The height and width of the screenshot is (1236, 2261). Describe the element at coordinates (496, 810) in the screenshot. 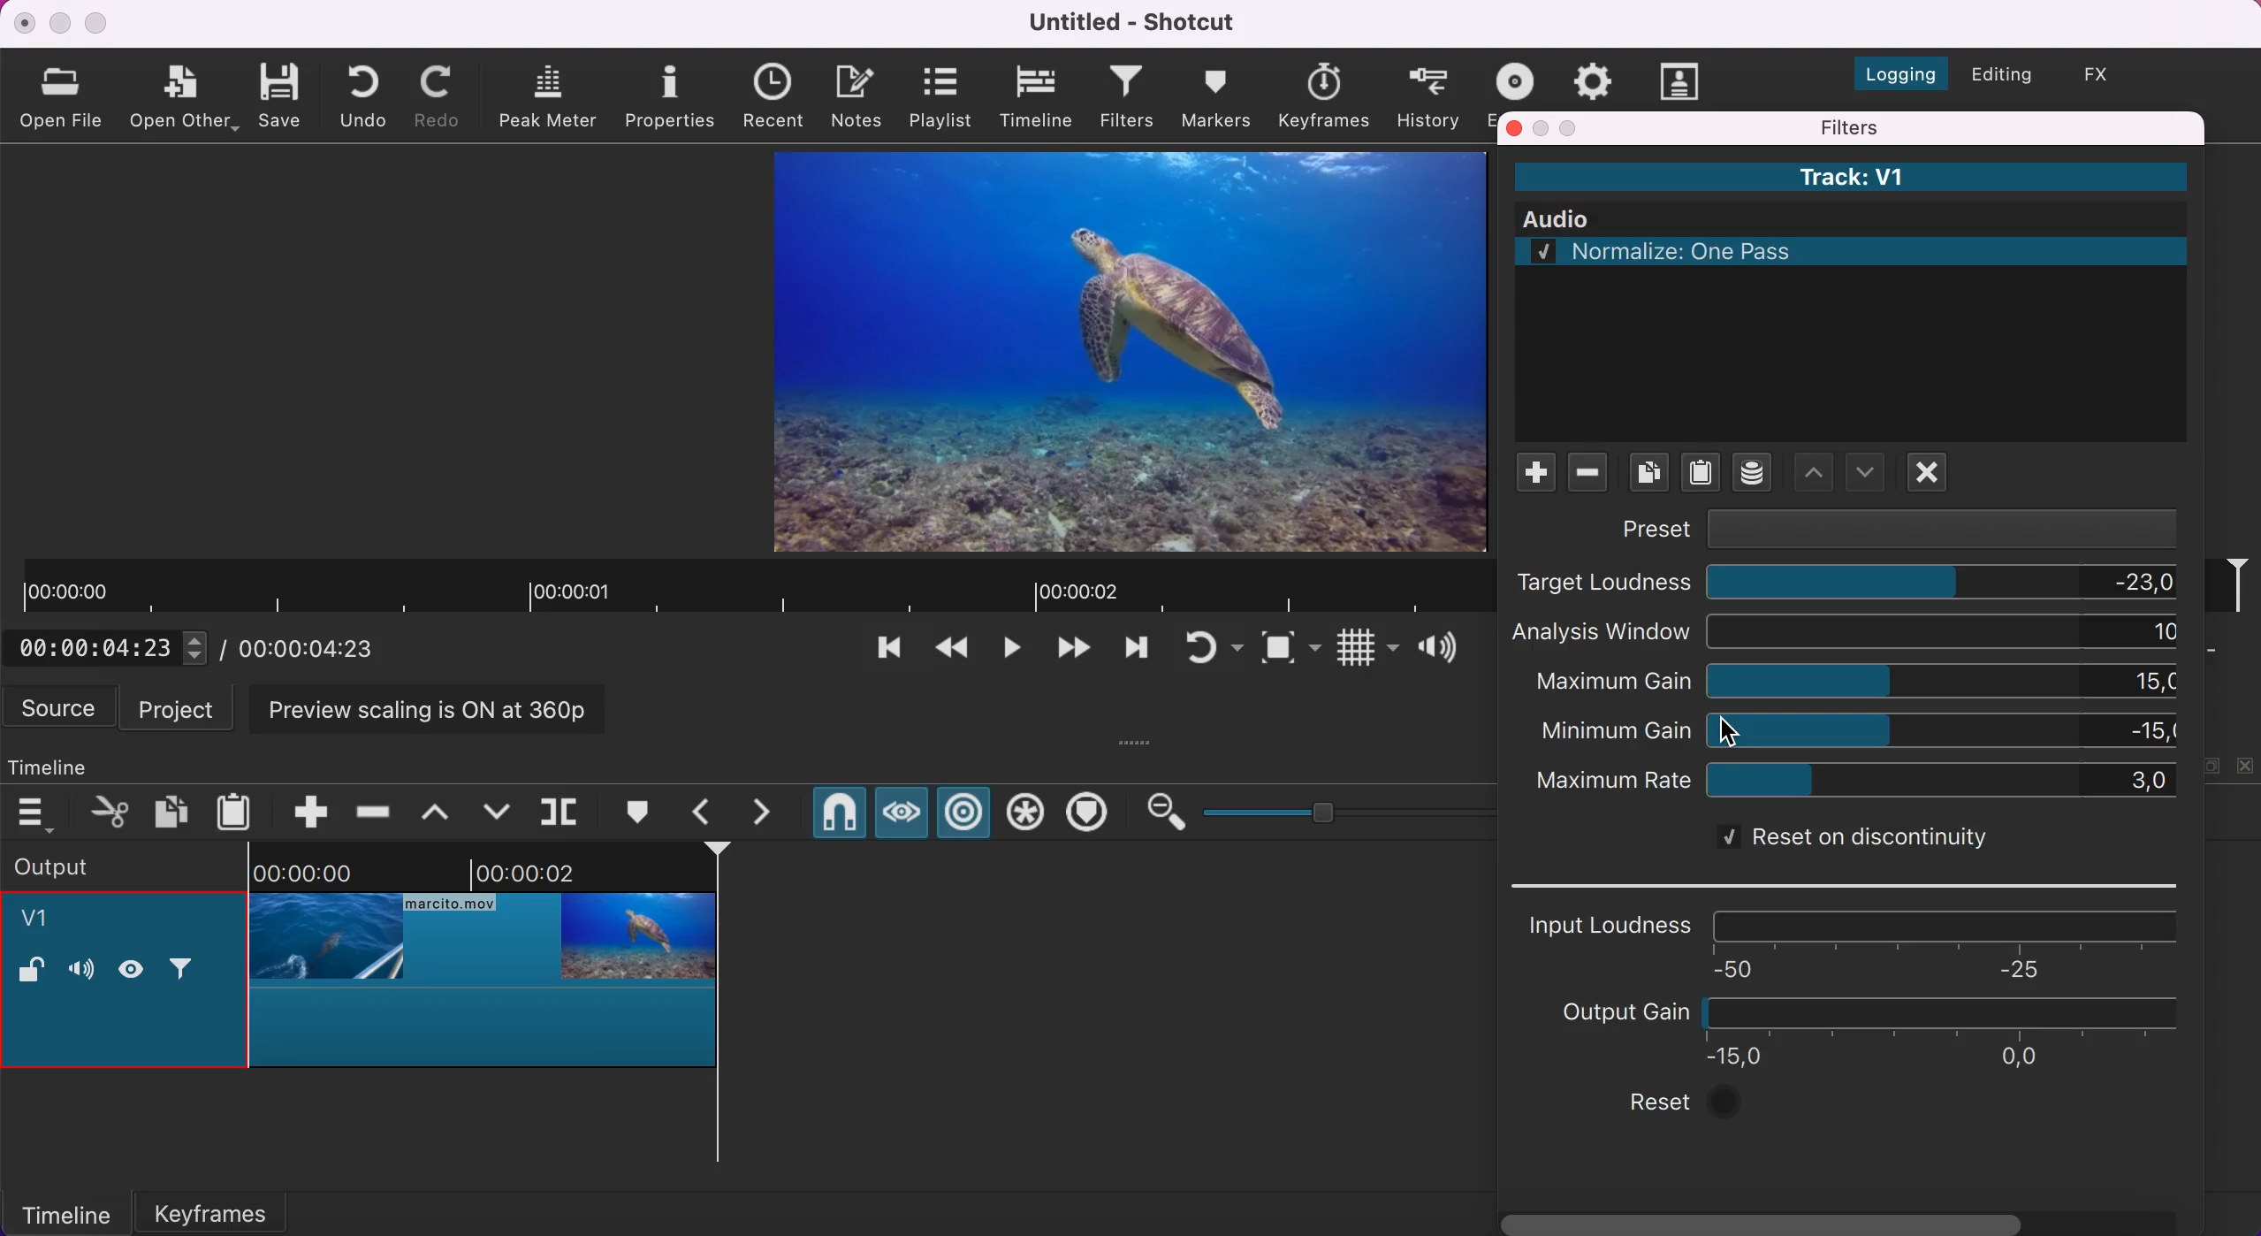

I see `overwrite` at that location.